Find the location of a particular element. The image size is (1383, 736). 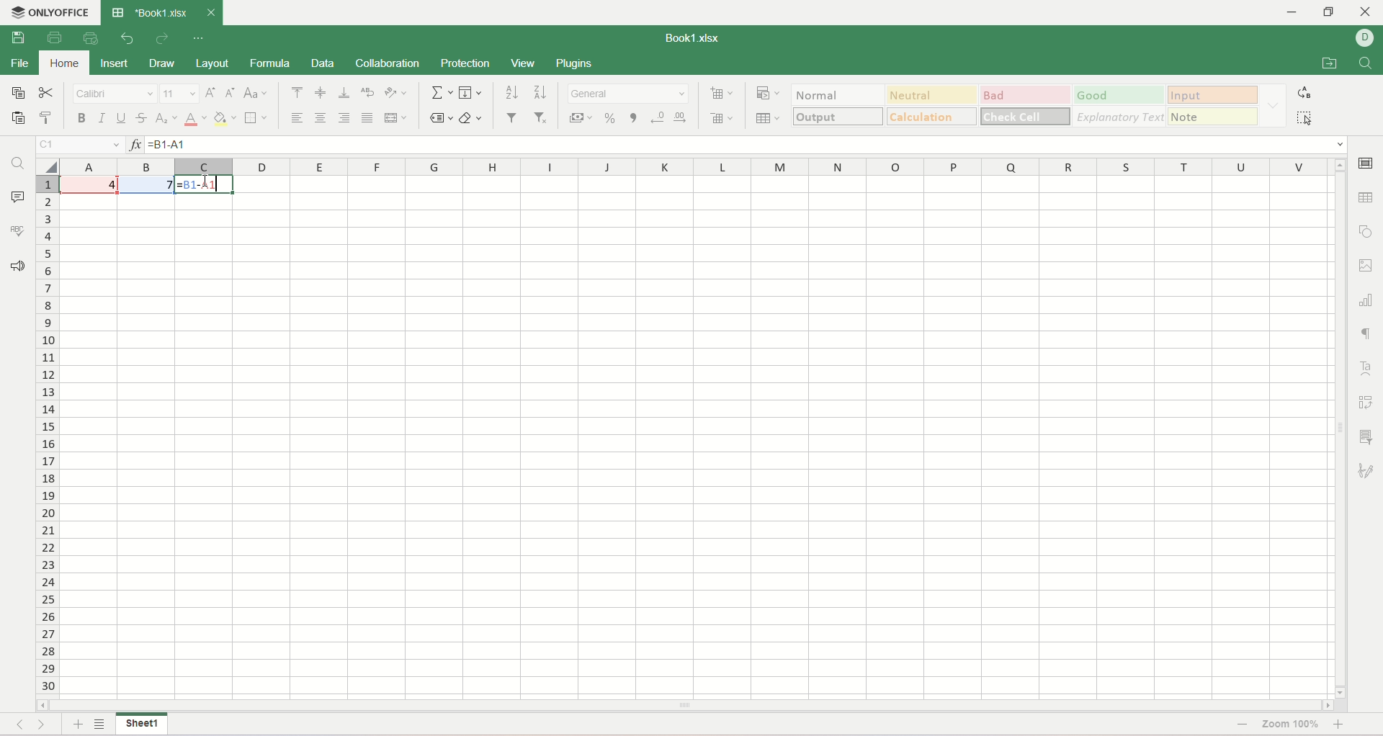

file is located at coordinates (19, 63).